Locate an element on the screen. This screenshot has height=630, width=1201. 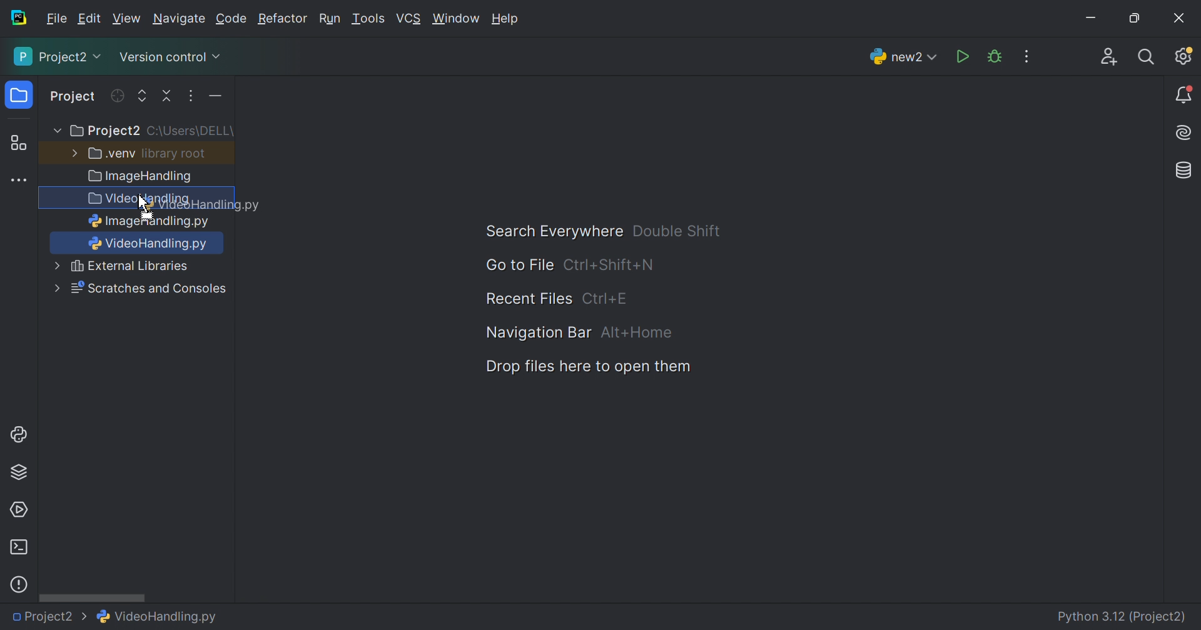
Navigate is located at coordinates (180, 21).